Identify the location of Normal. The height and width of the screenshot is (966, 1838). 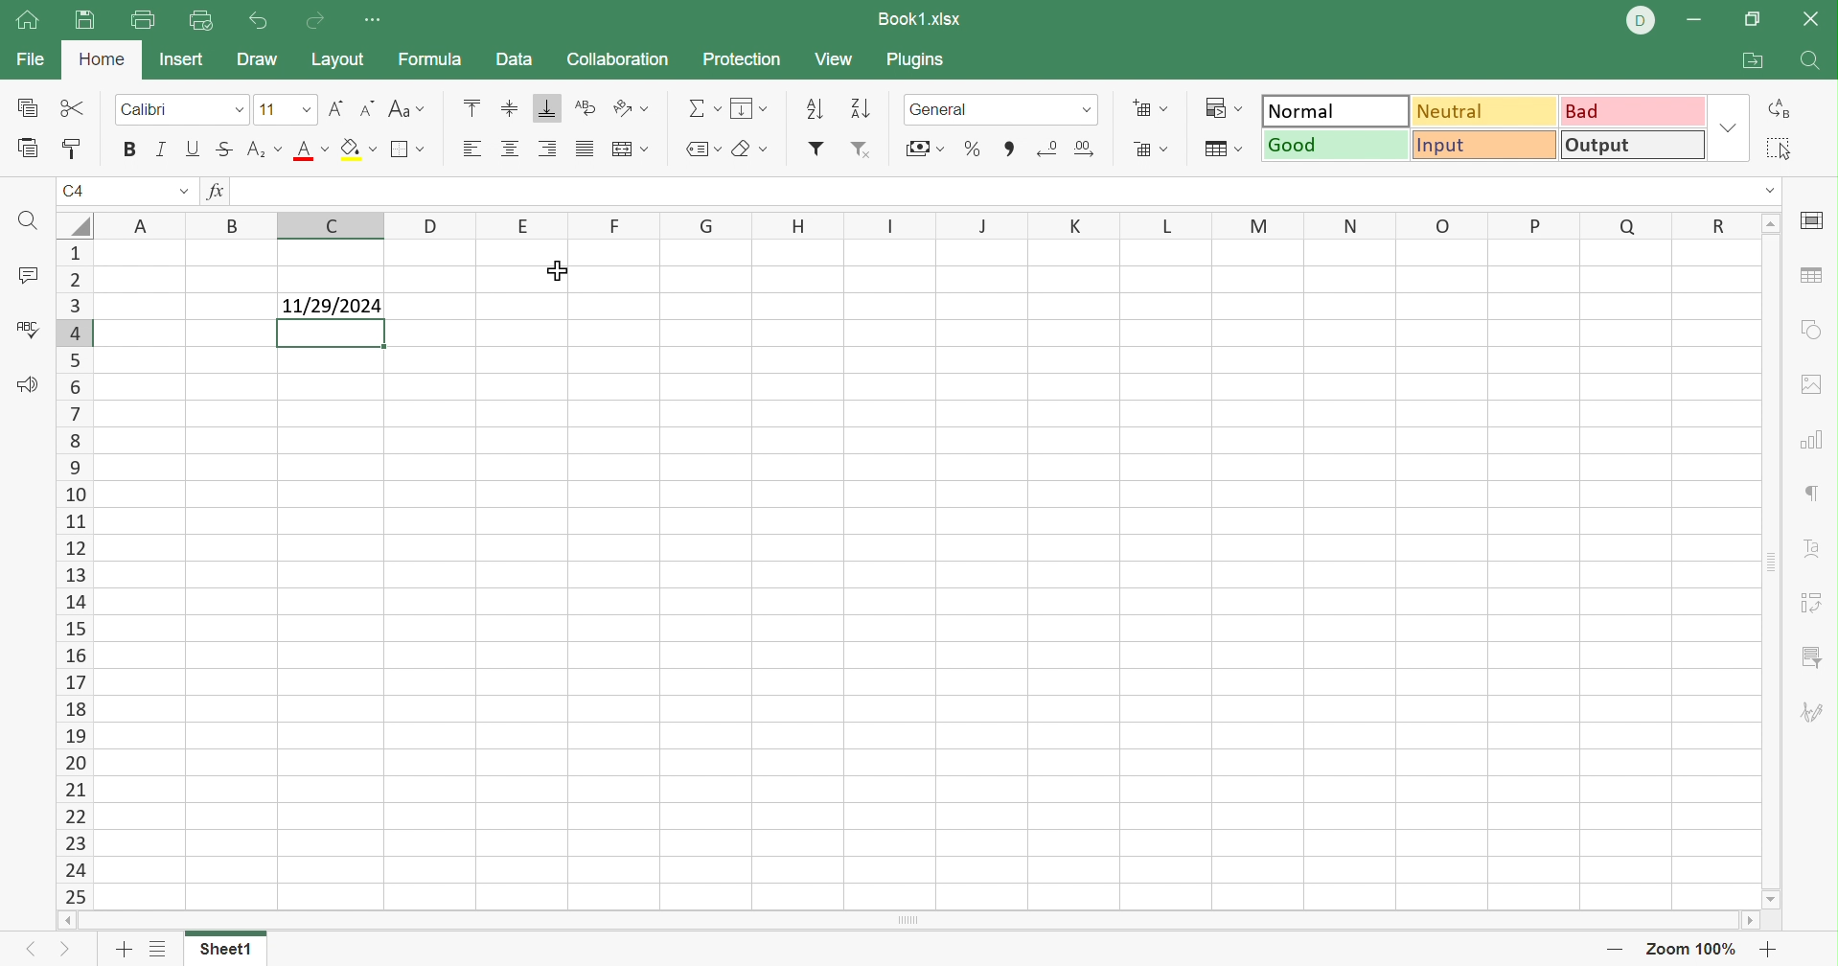
(1334, 109).